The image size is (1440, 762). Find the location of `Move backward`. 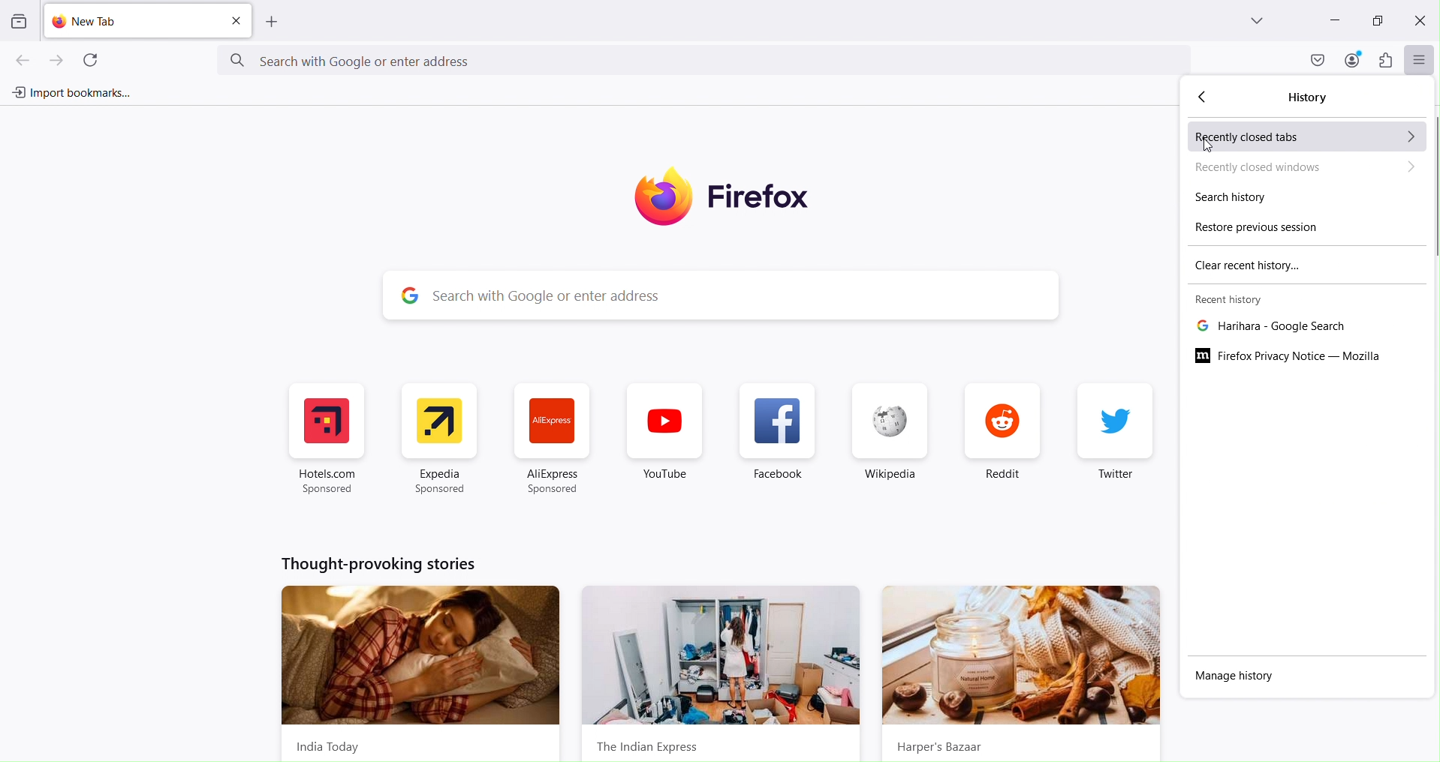

Move backward is located at coordinates (1204, 97).